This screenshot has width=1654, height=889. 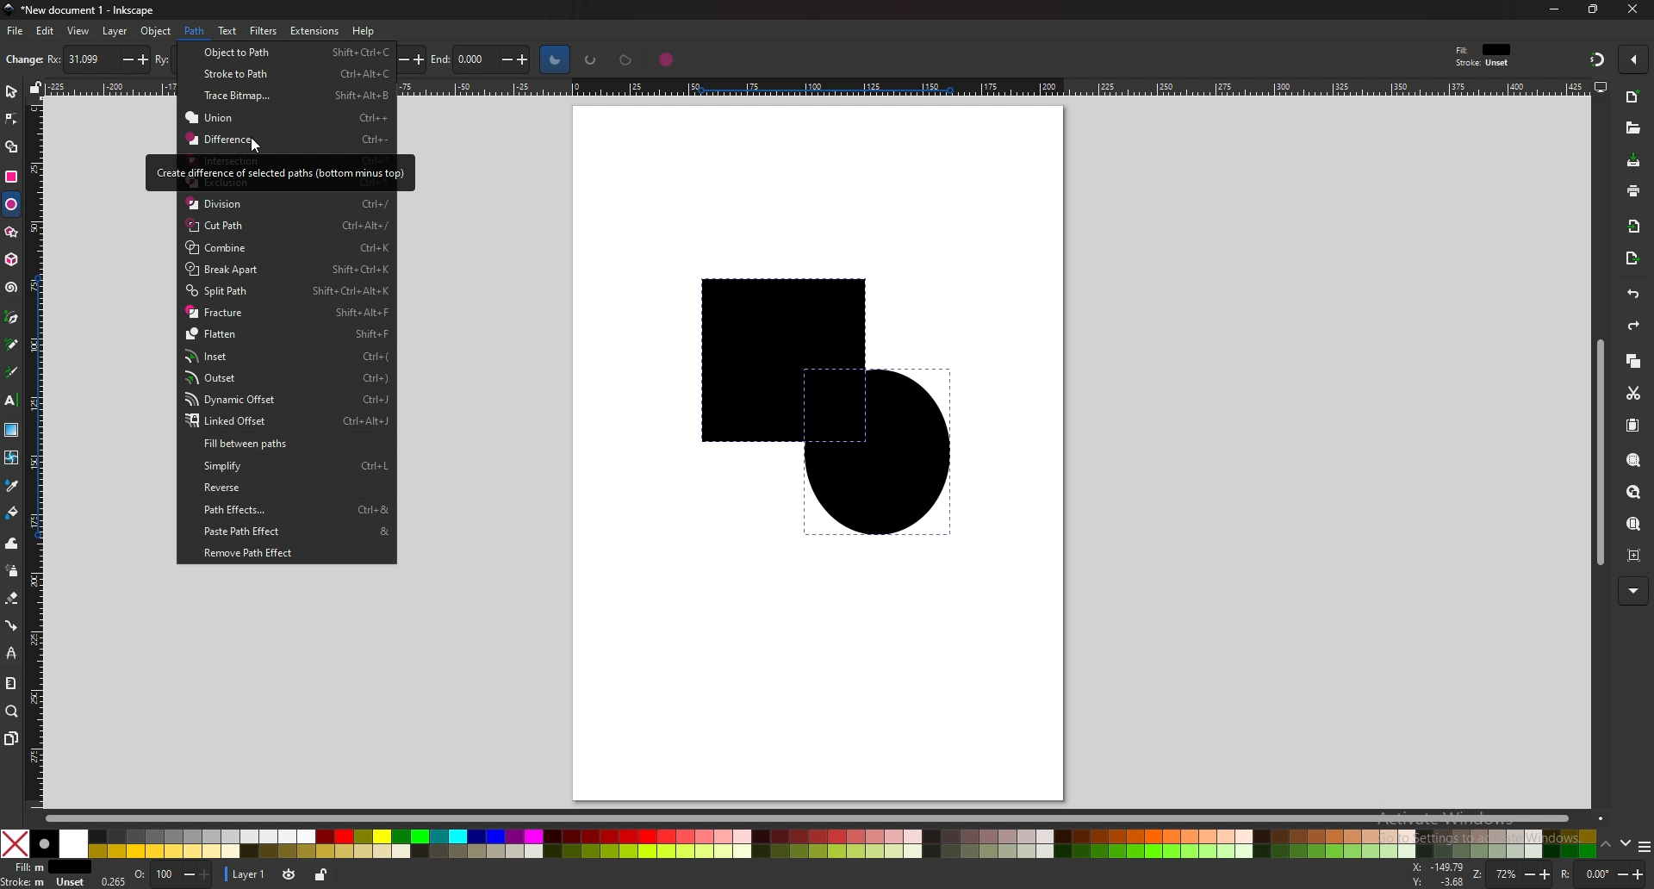 I want to click on scroll bar, so click(x=813, y=817).